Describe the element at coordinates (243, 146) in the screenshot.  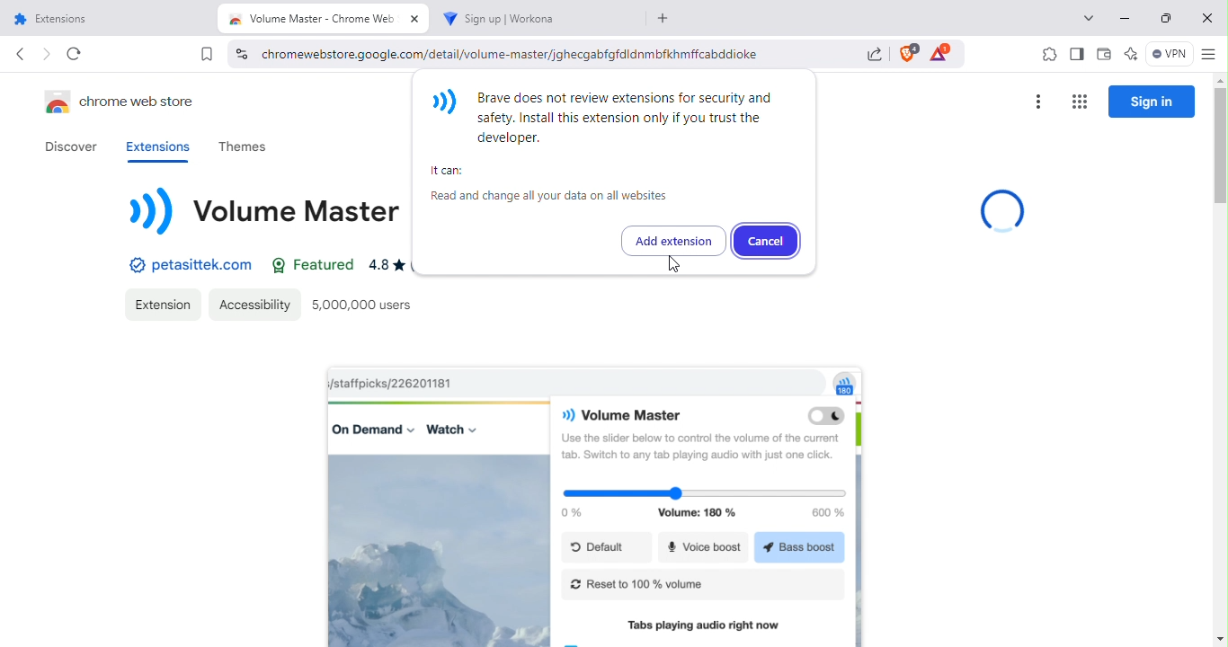
I see `themes` at that location.